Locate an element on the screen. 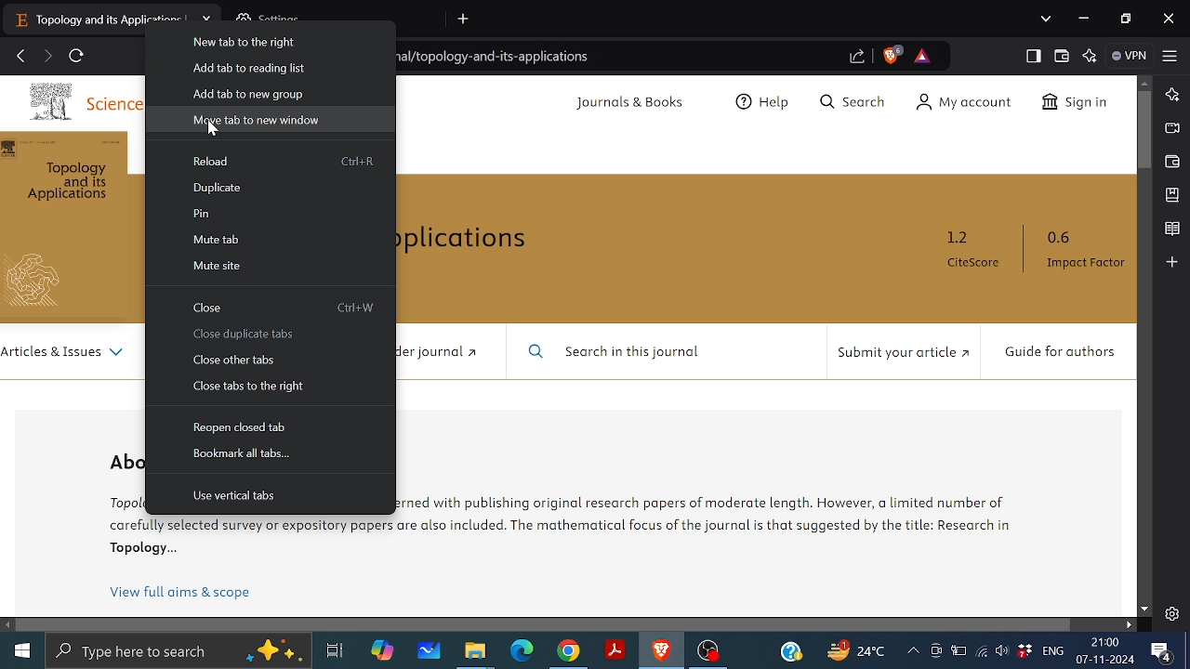  Share link is located at coordinates (856, 56).